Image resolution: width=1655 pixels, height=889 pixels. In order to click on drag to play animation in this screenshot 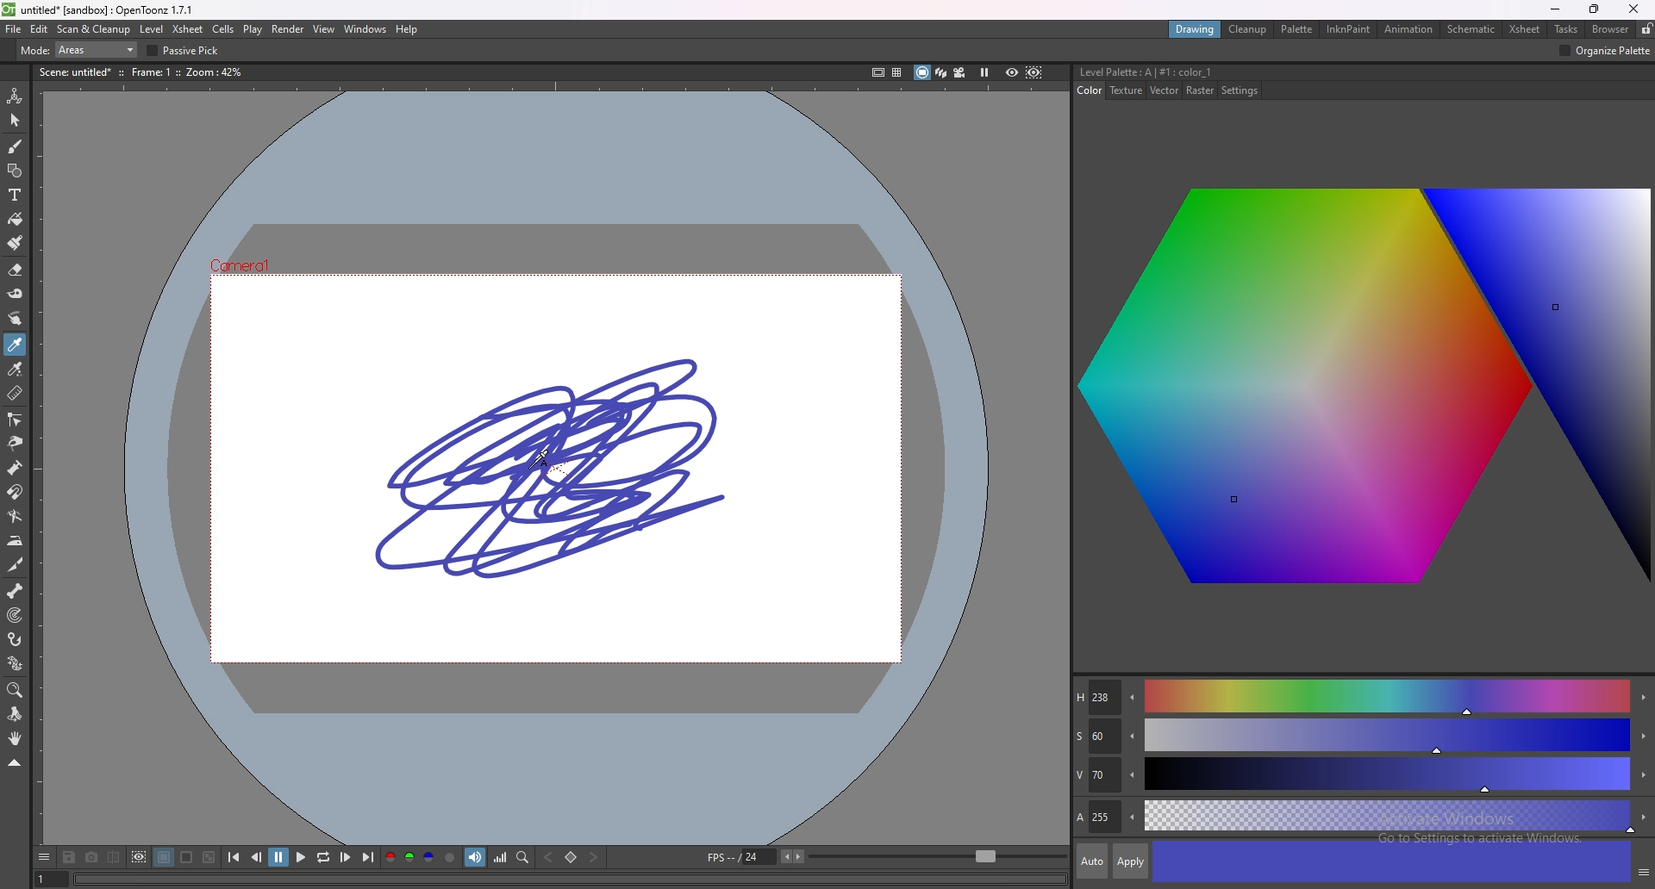, I will do `click(569, 878)`.